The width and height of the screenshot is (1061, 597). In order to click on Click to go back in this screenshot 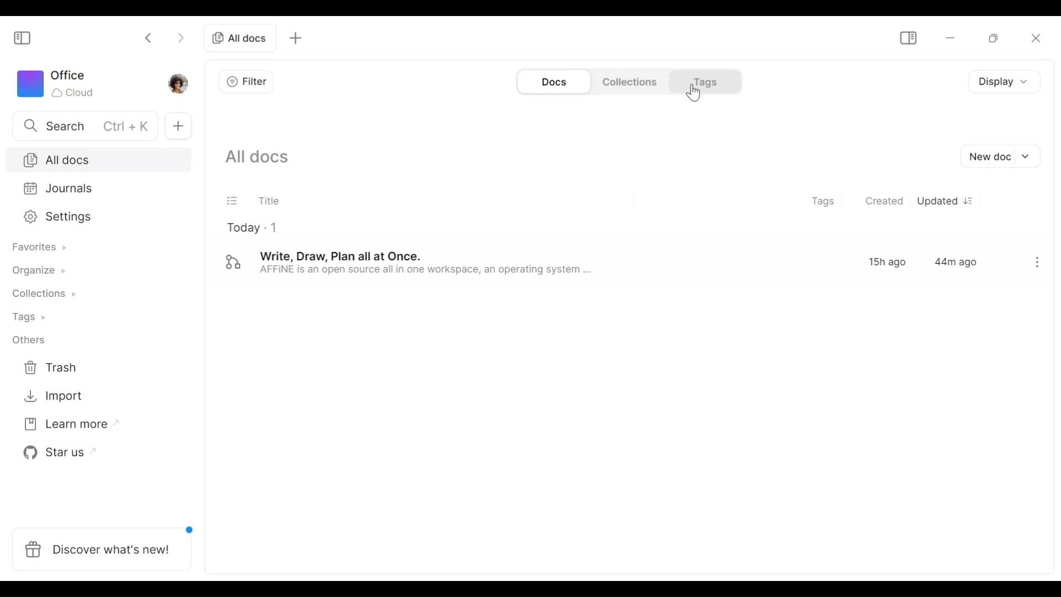, I will do `click(150, 38)`.